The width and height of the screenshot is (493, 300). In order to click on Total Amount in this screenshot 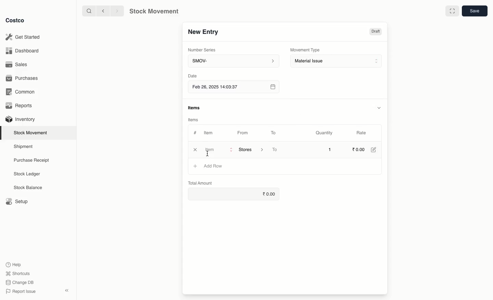, I will do `click(201, 182)`.